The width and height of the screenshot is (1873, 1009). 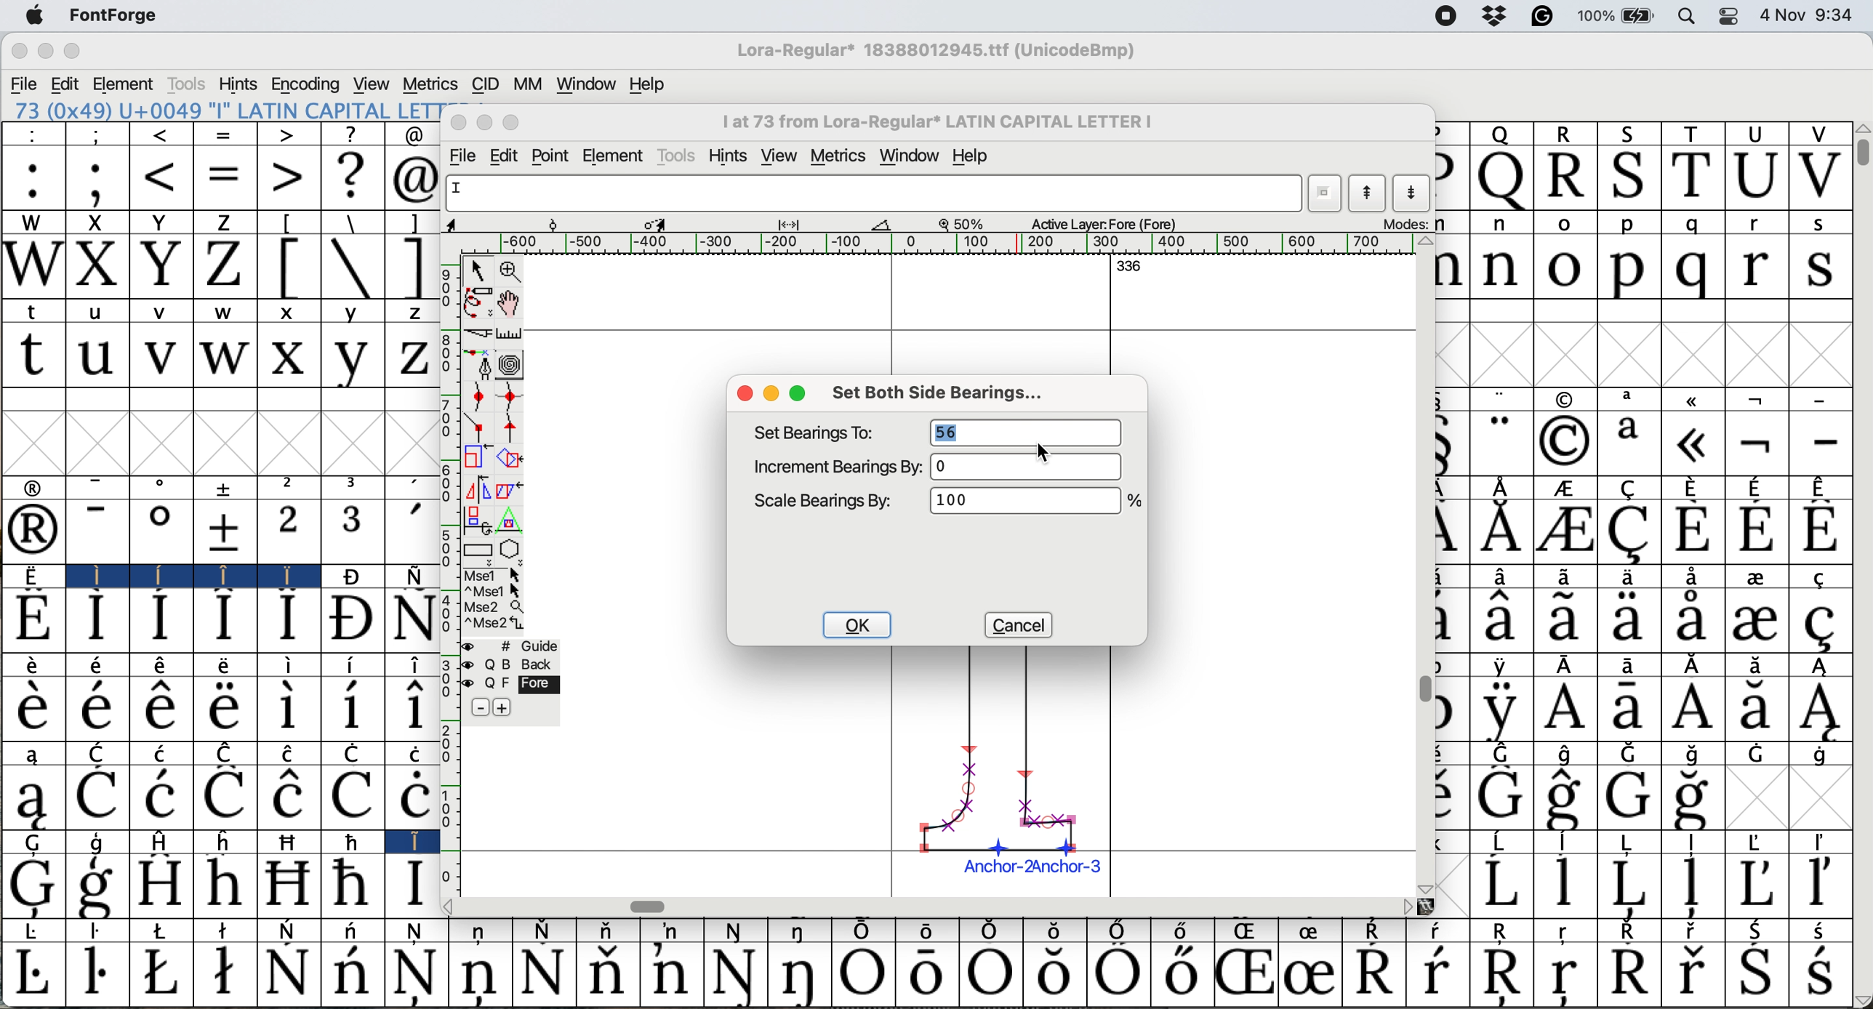 What do you see at coordinates (412, 135) in the screenshot?
I see `@` at bounding box center [412, 135].